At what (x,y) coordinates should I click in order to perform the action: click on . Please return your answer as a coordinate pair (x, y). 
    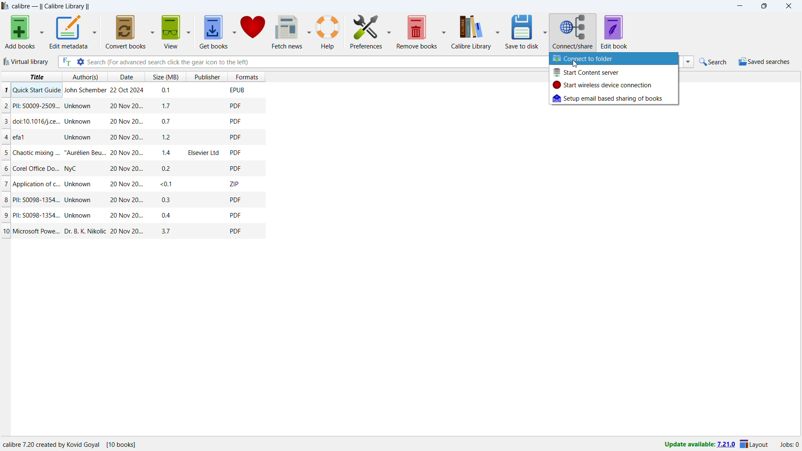
    Looking at the image, I should click on (471, 32).